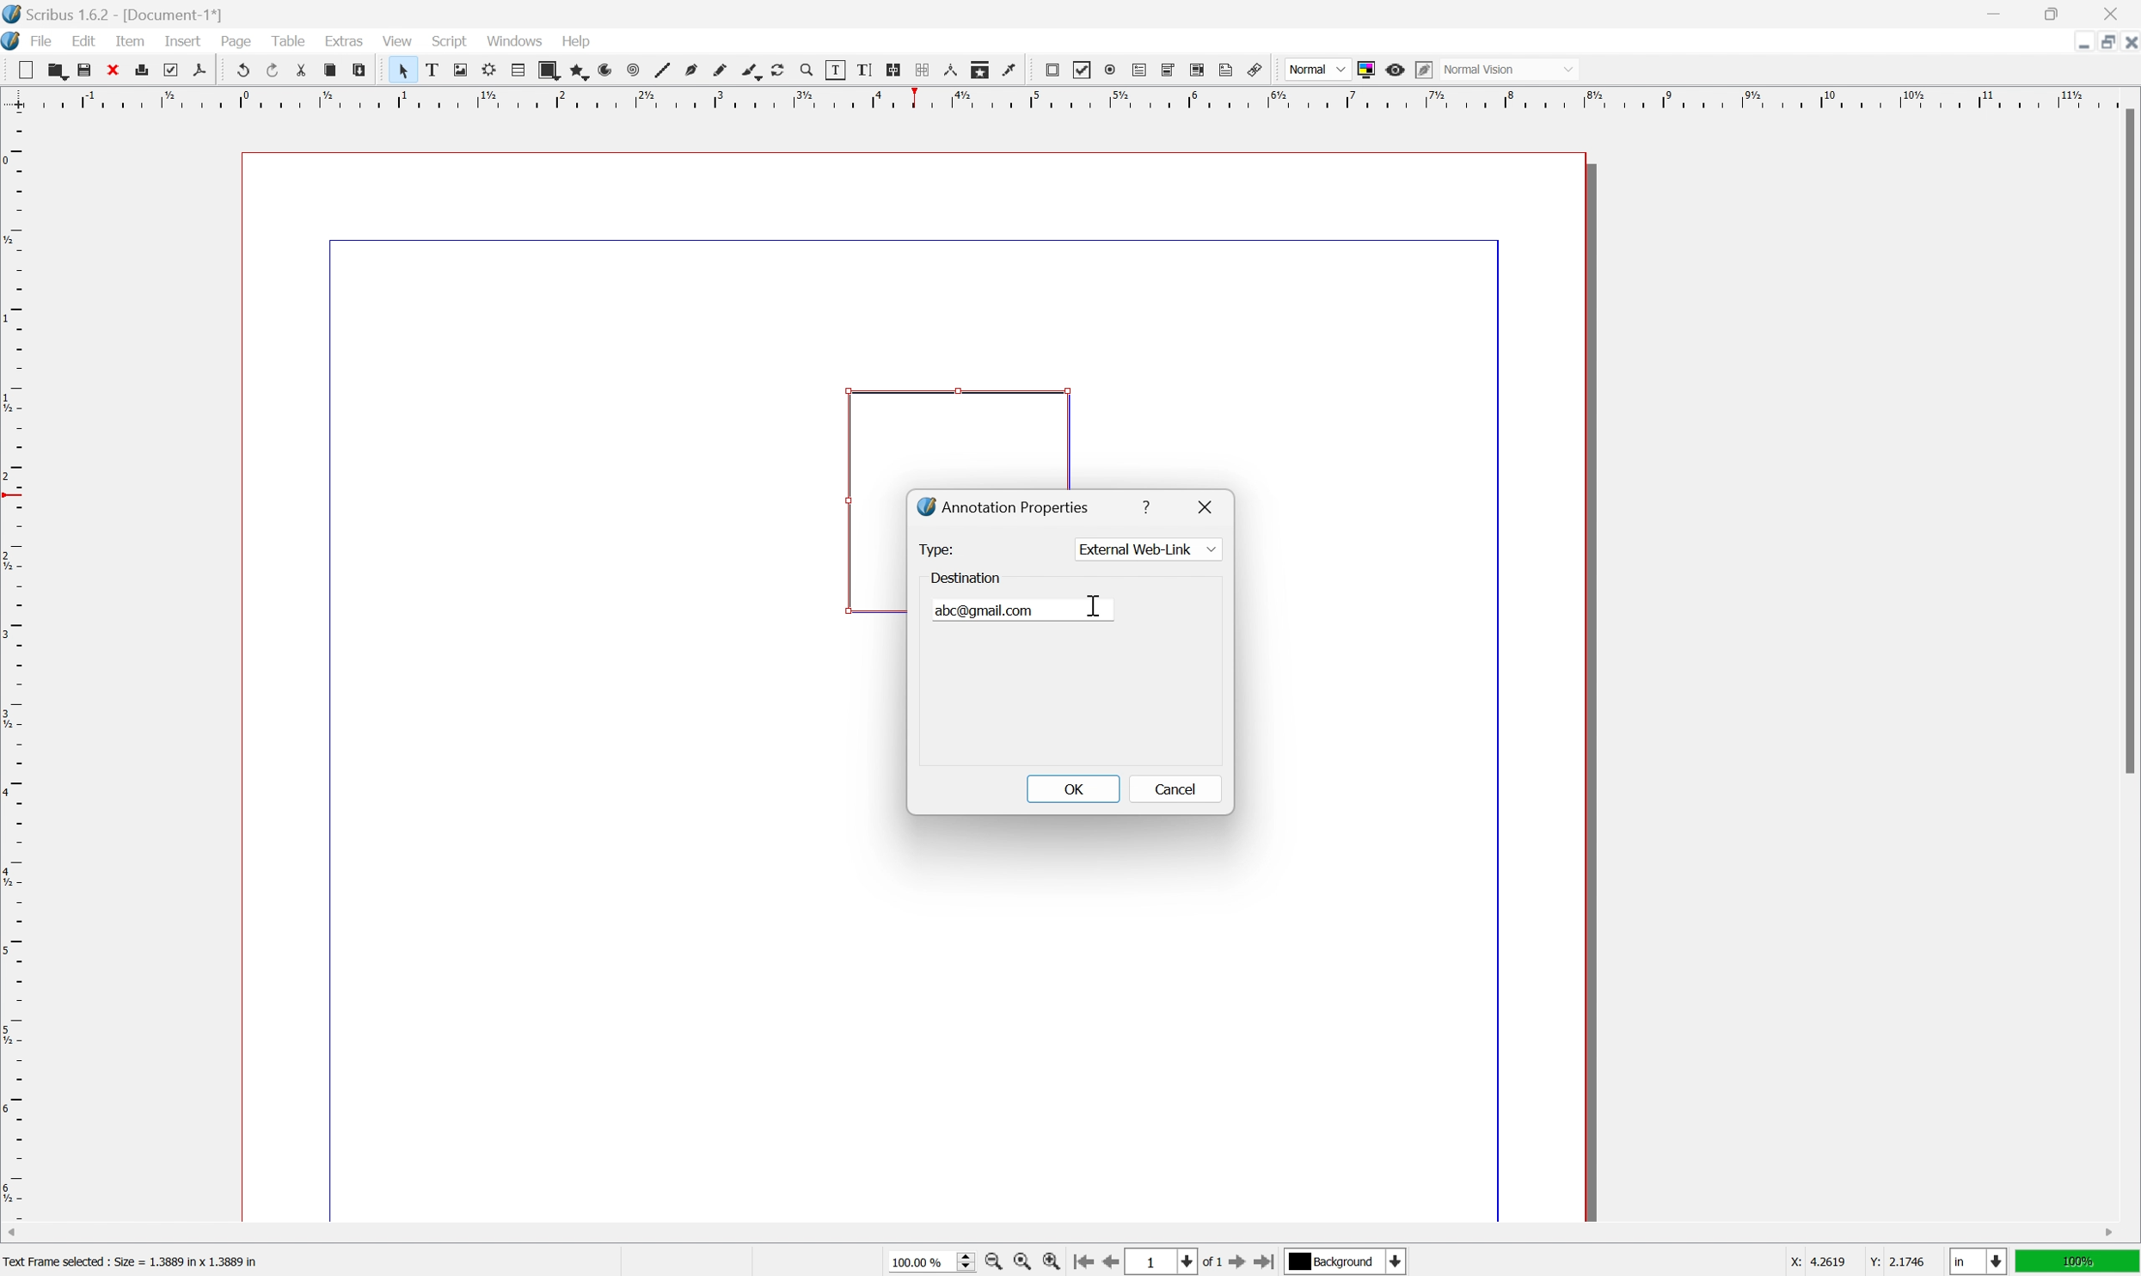 This screenshot has width=2141, height=1276. What do you see at coordinates (2112, 14) in the screenshot?
I see `close` at bounding box center [2112, 14].